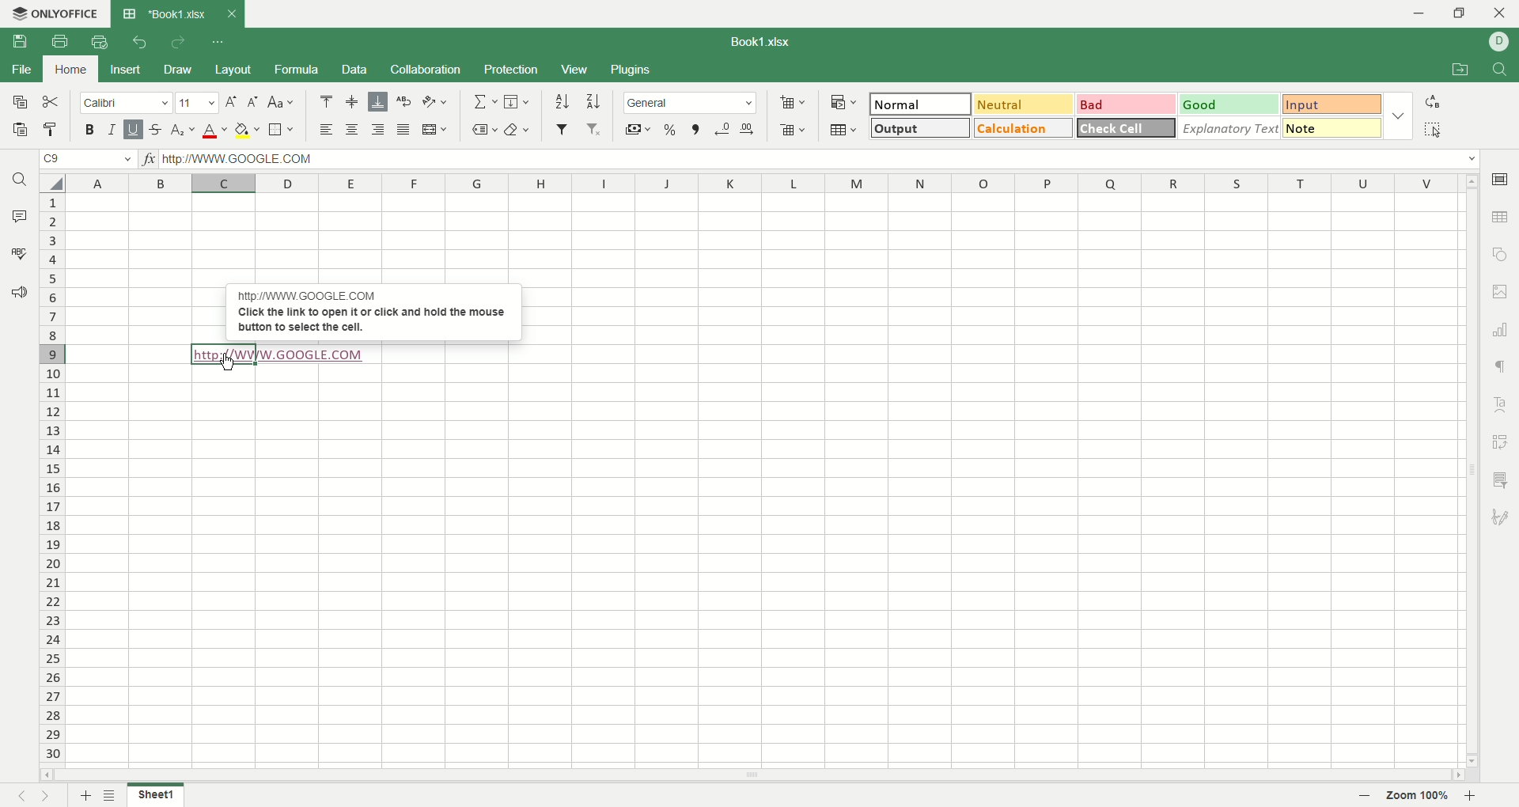 This screenshot has height=807, width=1519. I want to click on percent style, so click(669, 130).